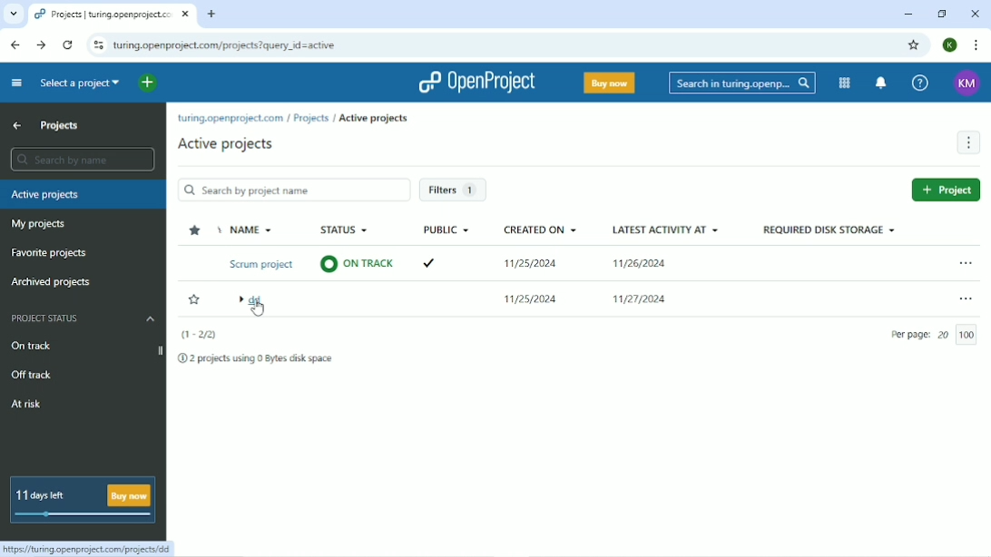  Describe the element at coordinates (544, 229) in the screenshot. I see `Created on` at that location.